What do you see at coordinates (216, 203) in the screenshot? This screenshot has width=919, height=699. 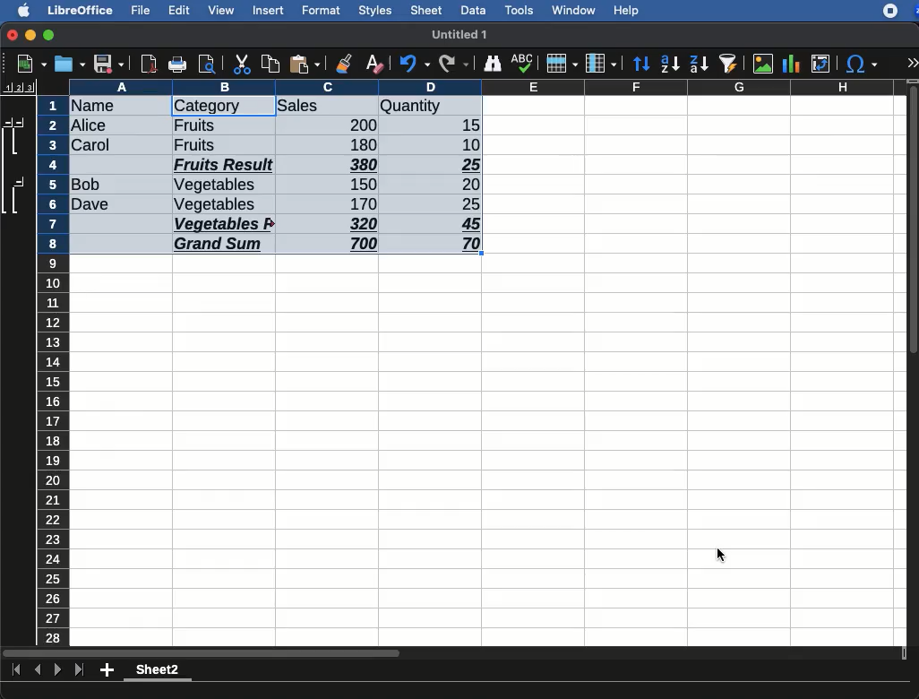 I see `Vegetables` at bounding box center [216, 203].